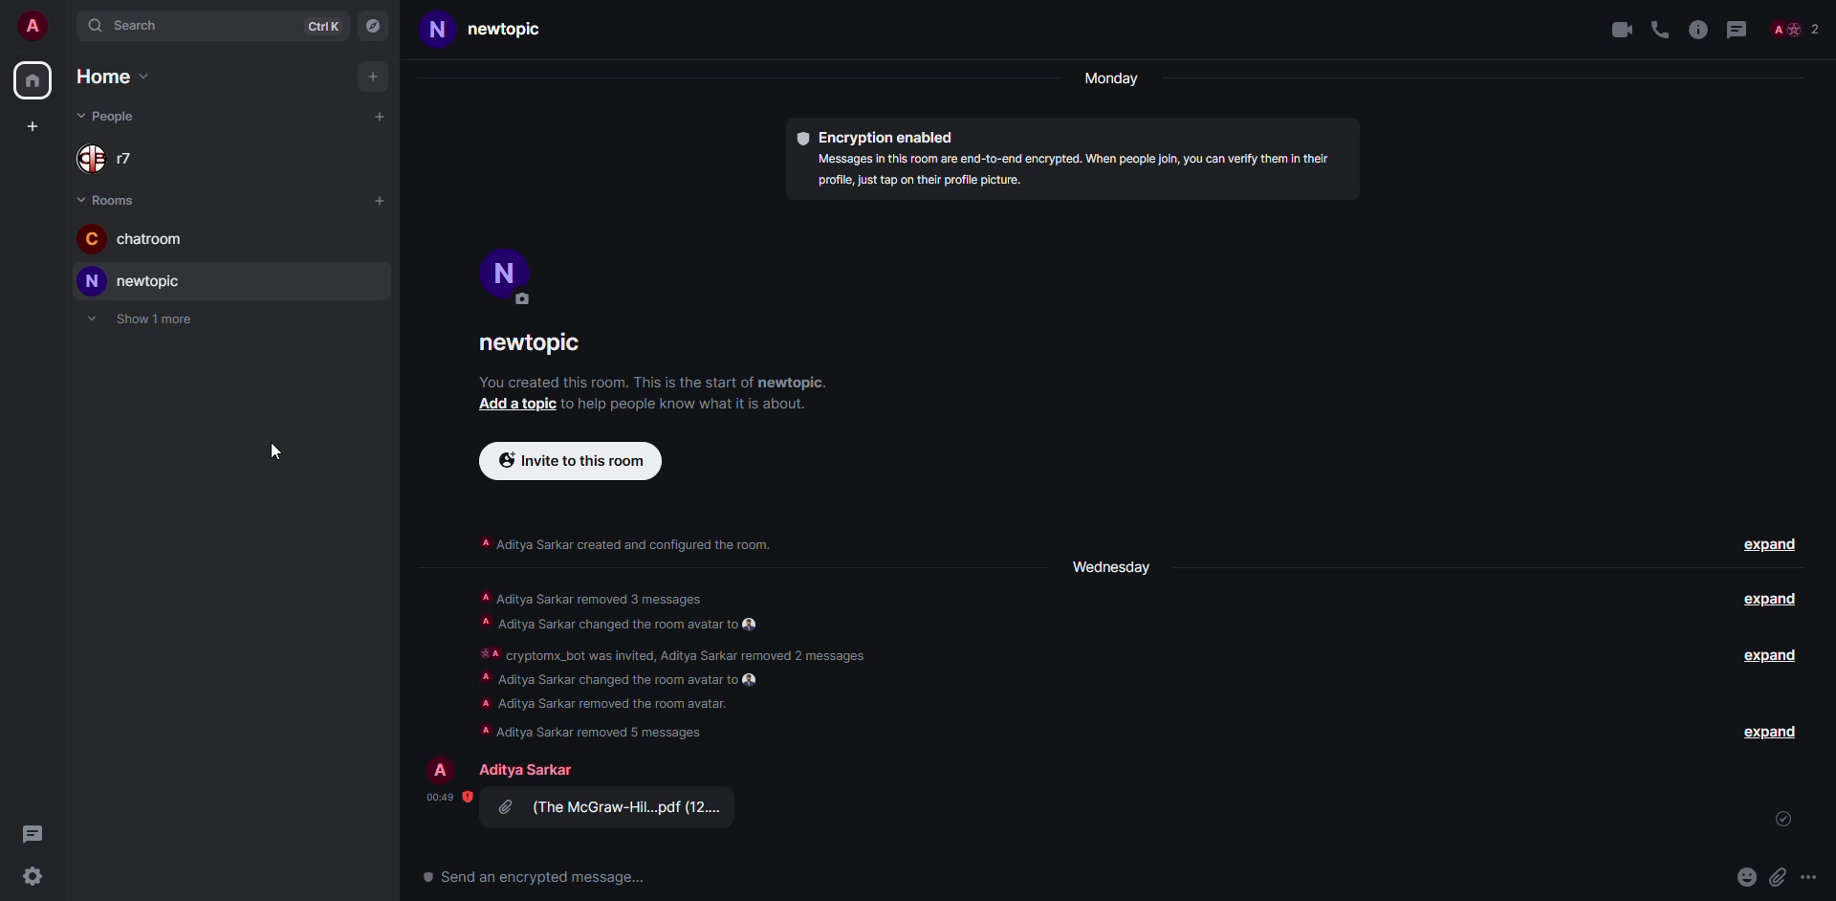 This screenshot has width=1836, height=901. I want to click on add, so click(518, 407).